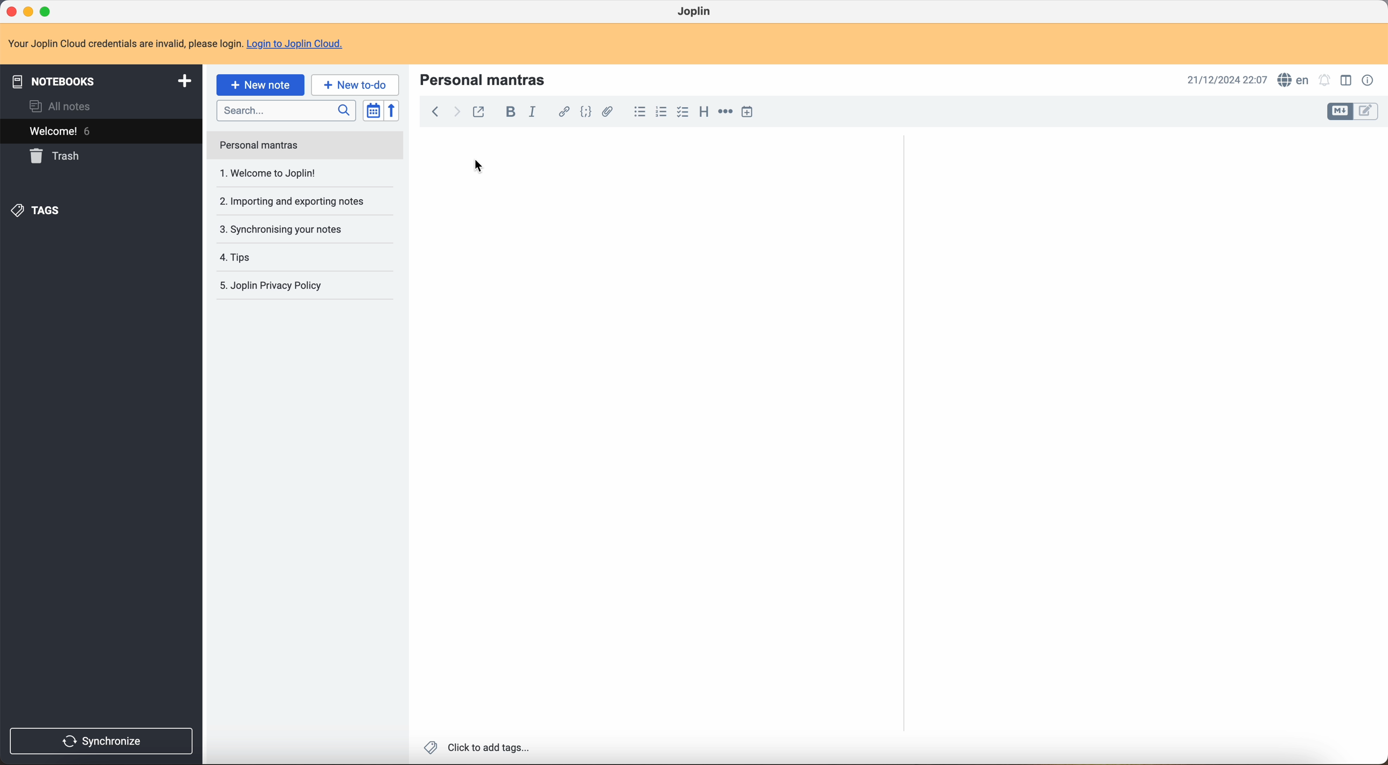  Describe the element at coordinates (287, 111) in the screenshot. I see `search bar` at that location.